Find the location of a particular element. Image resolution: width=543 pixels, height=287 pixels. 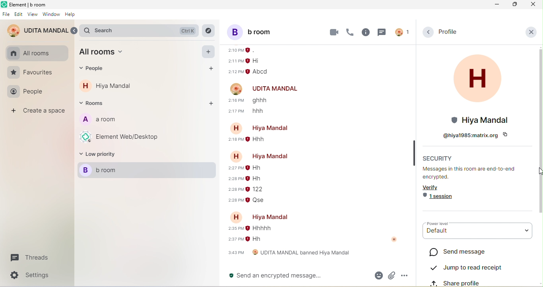

send message is located at coordinates (457, 252).